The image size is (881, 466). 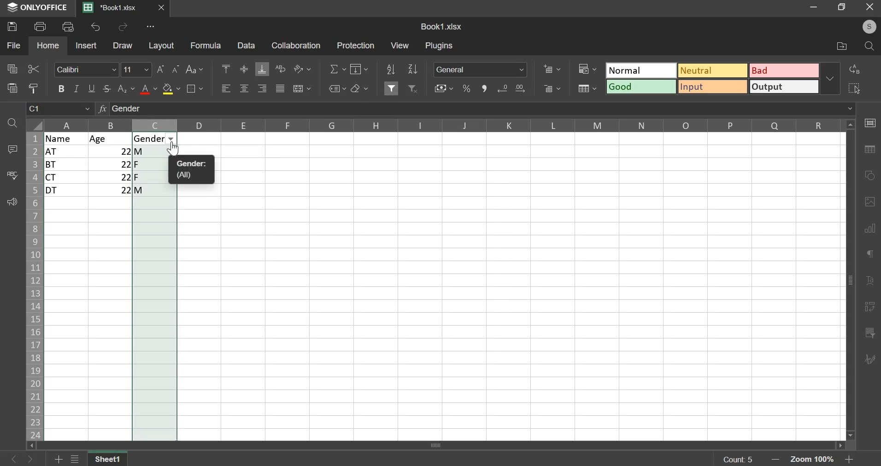 I want to click on align middle, so click(x=243, y=70).